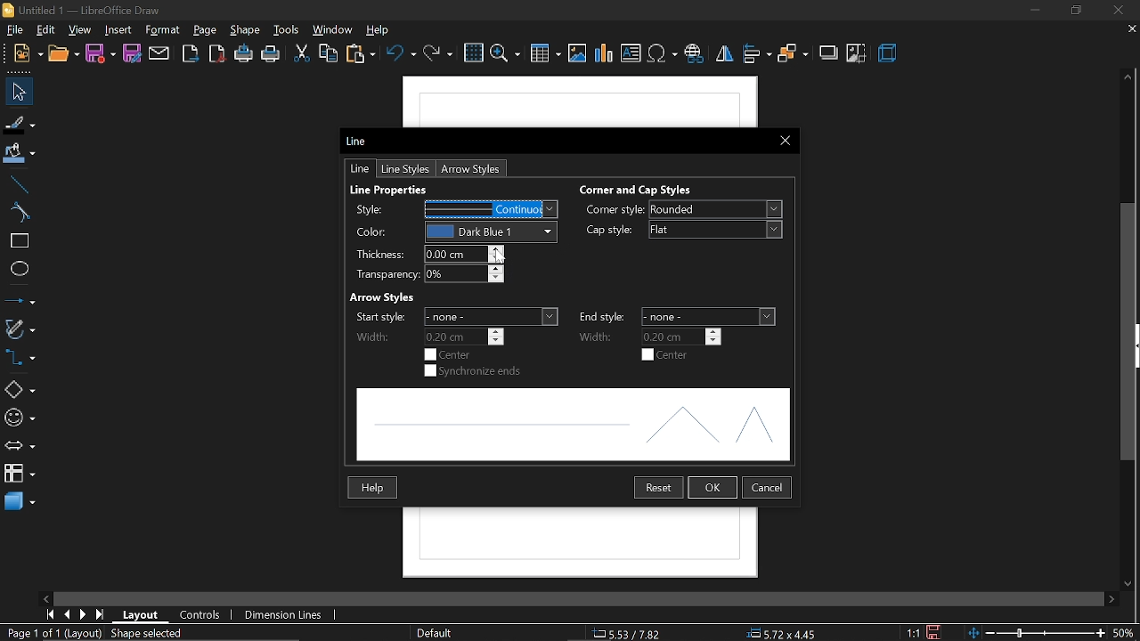  What do you see at coordinates (13, 28) in the screenshot?
I see `file` at bounding box center [13, 28].